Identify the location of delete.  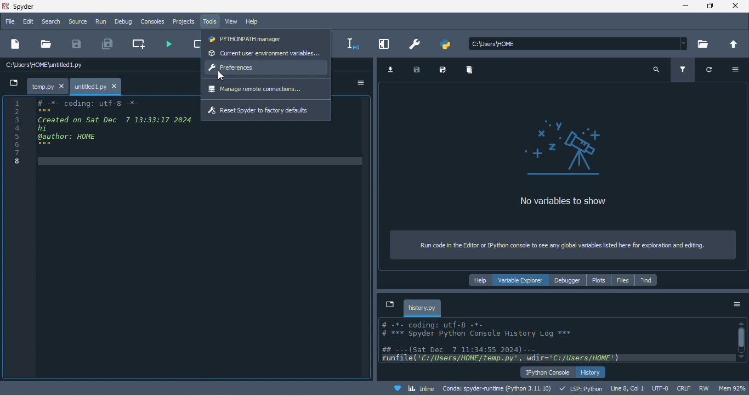
(473, 71).